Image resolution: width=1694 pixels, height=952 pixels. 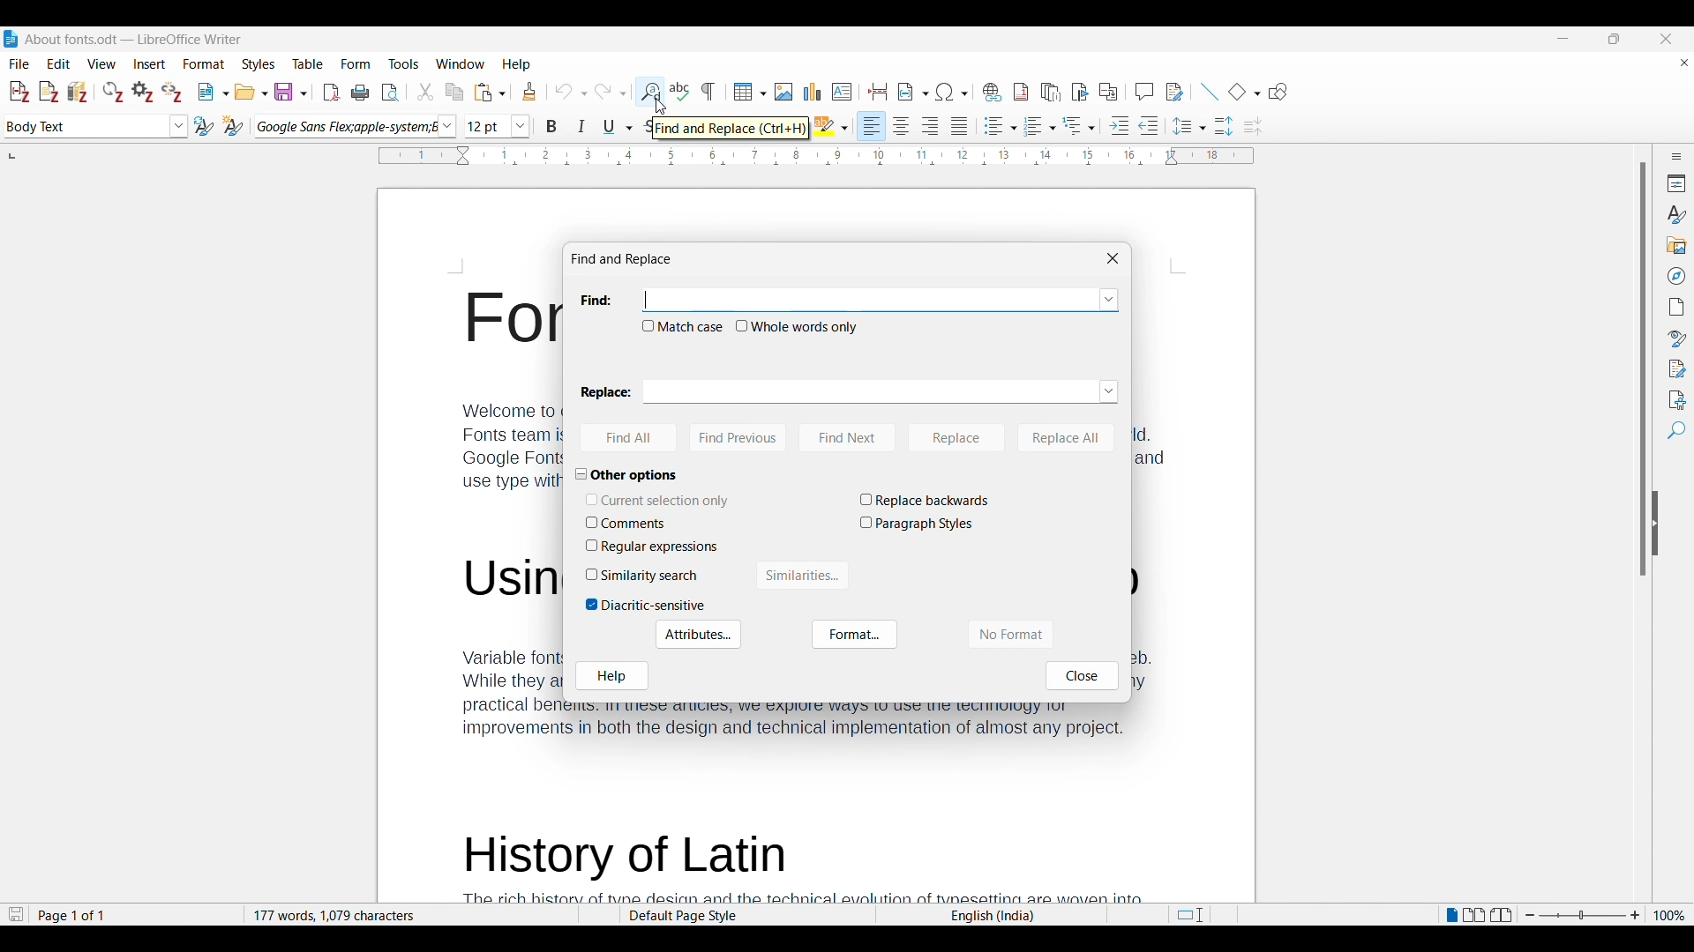 I want to click on Minimize, so click(x=1563, y=39).